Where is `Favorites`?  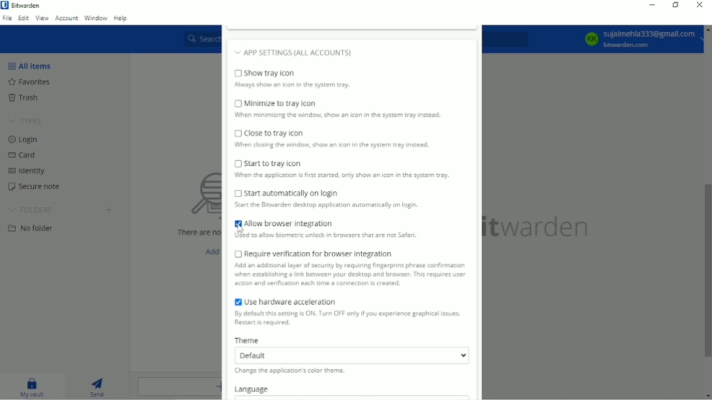
Favorites is located at coordinates (29, 81).